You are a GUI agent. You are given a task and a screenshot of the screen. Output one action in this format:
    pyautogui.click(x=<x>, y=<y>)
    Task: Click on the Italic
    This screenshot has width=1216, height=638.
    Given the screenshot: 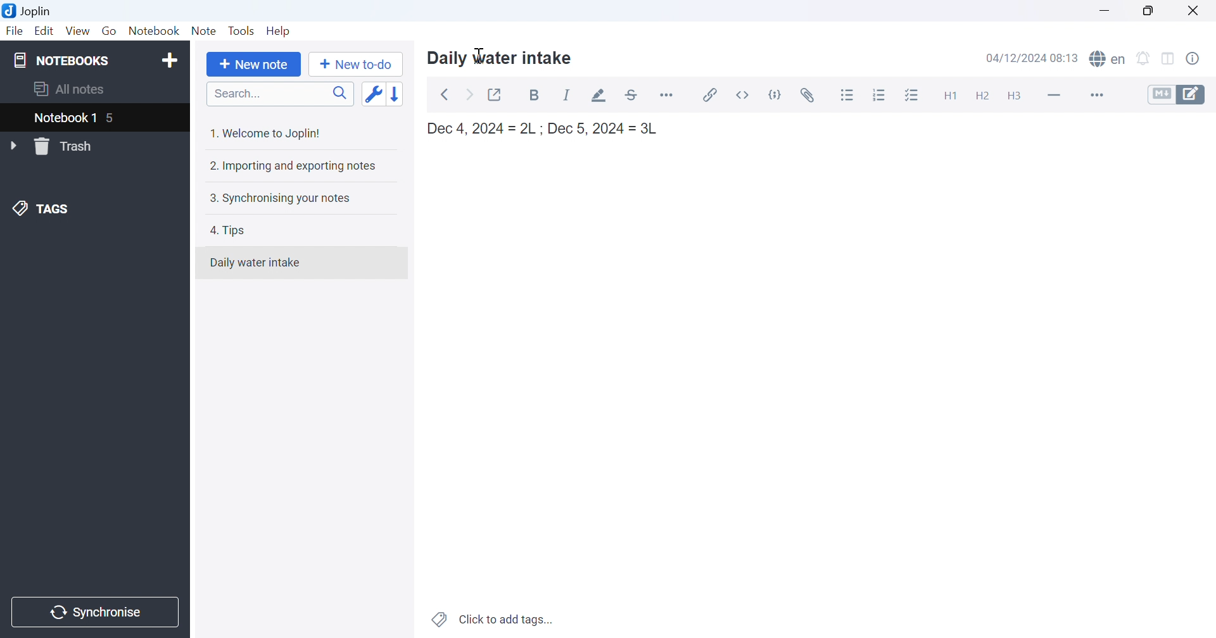 What is the action you would take?
    pyautogui.click(x=568, y=95)
    